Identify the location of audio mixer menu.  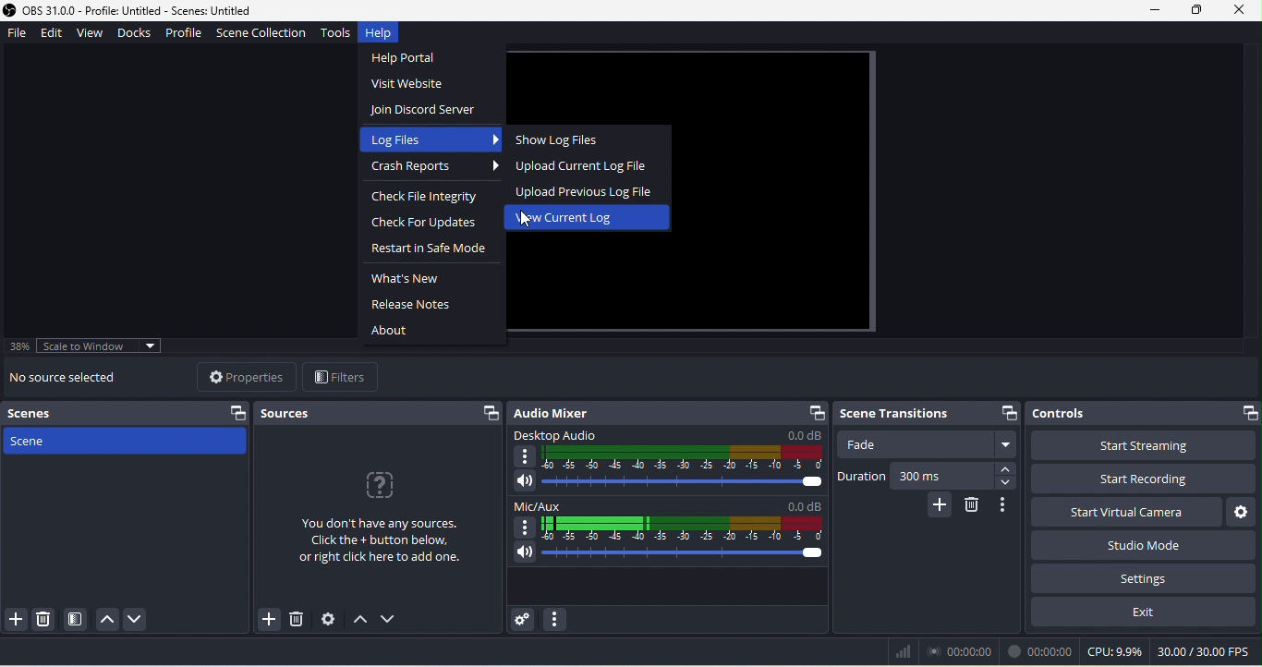
(556, 620).